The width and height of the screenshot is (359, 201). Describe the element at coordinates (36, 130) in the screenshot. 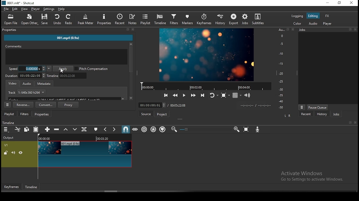

I see `paste` at that location.